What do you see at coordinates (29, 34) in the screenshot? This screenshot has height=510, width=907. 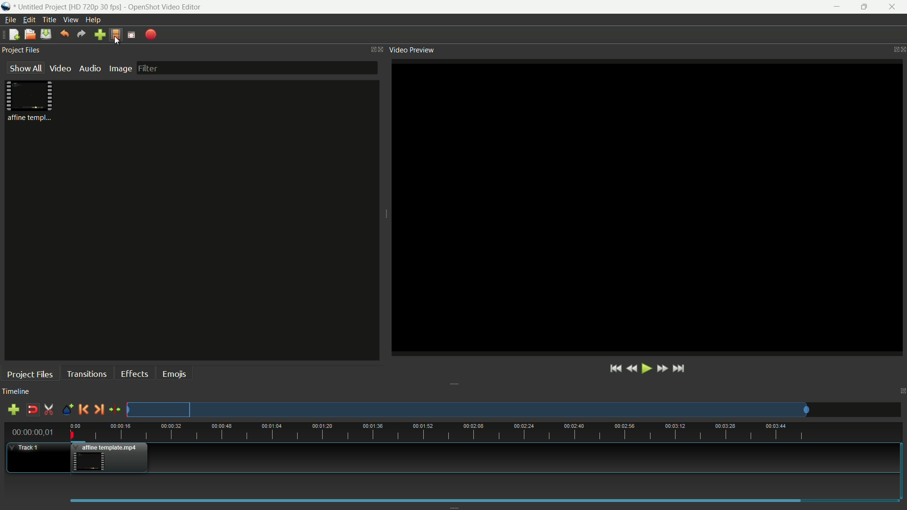 I see `open file` at bounding box center [29, 34].